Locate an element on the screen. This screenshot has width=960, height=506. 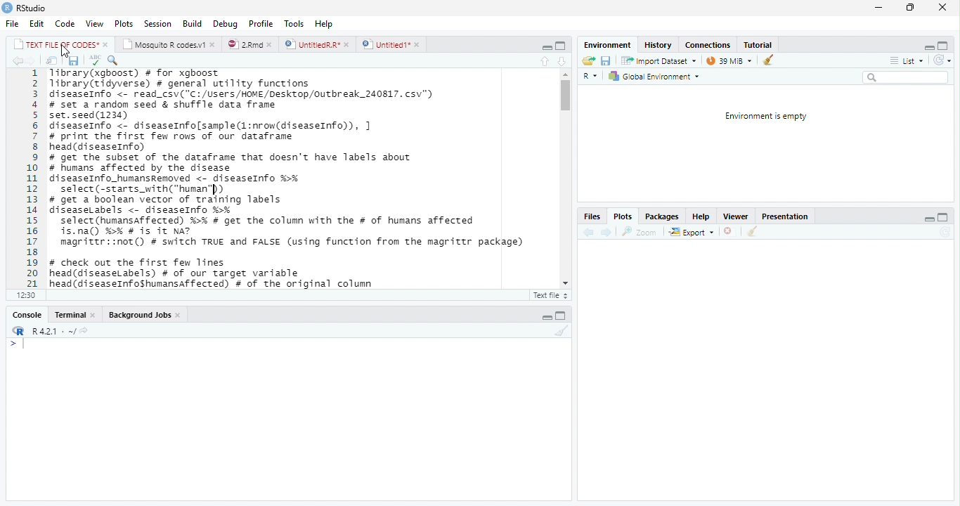
Edit is located at coordinates (35, 23).